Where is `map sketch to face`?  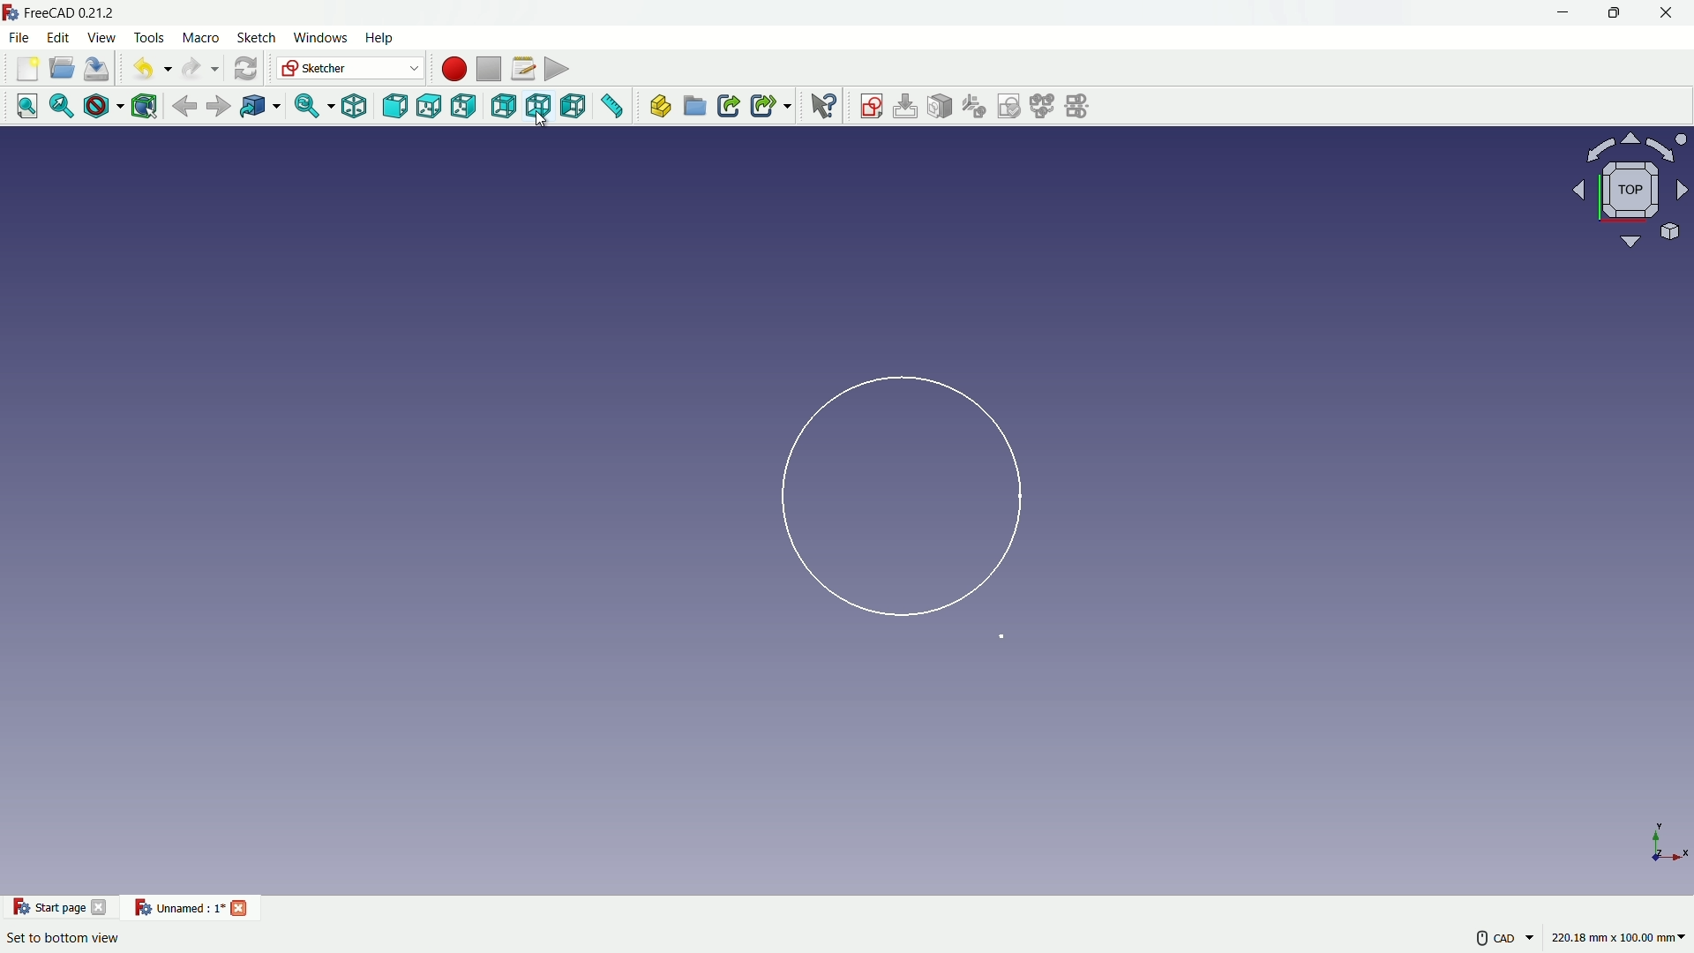
map sketch to face is located at coordinates (941, 107).